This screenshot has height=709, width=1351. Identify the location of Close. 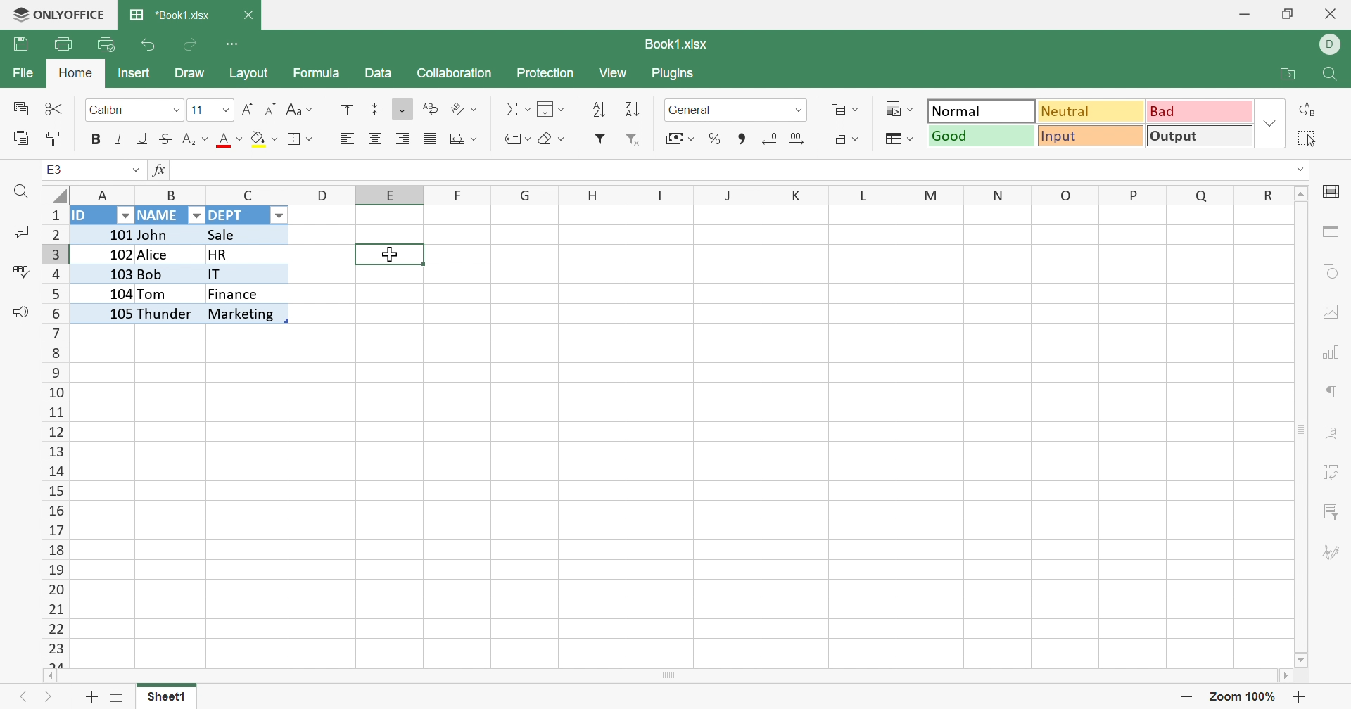
(1333, 14).